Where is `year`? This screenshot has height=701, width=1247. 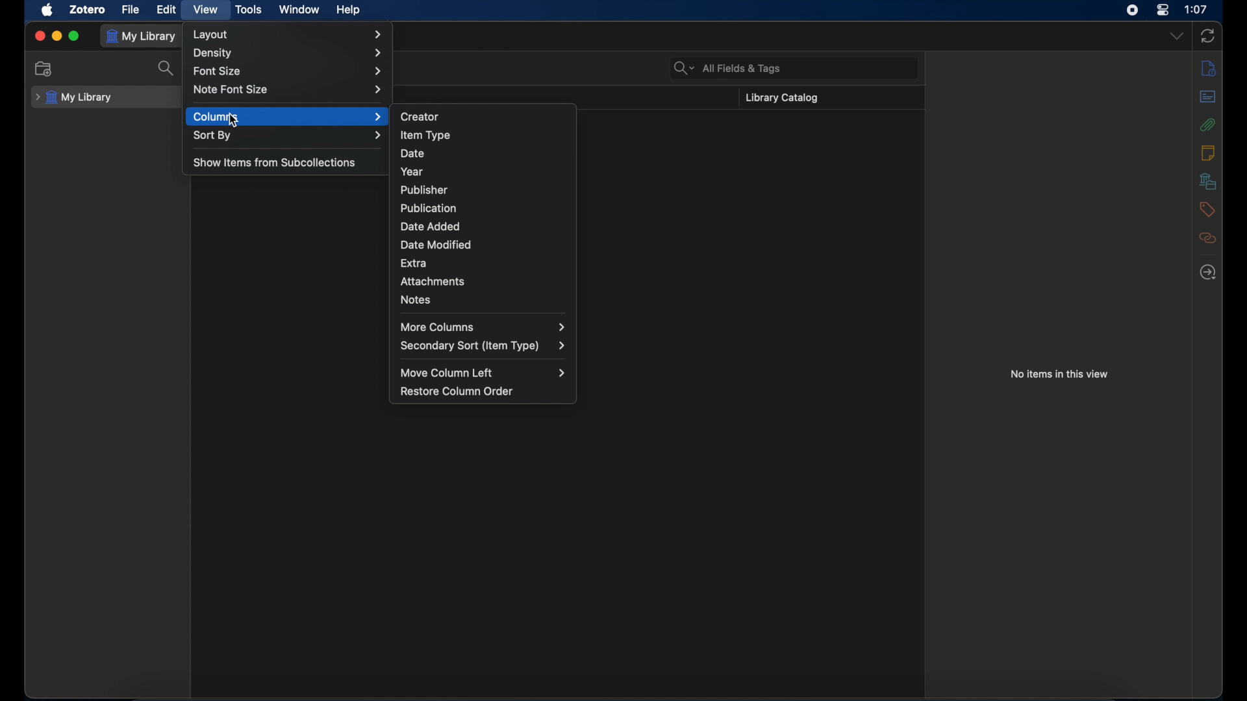
year is located at coordinates (413, 172).